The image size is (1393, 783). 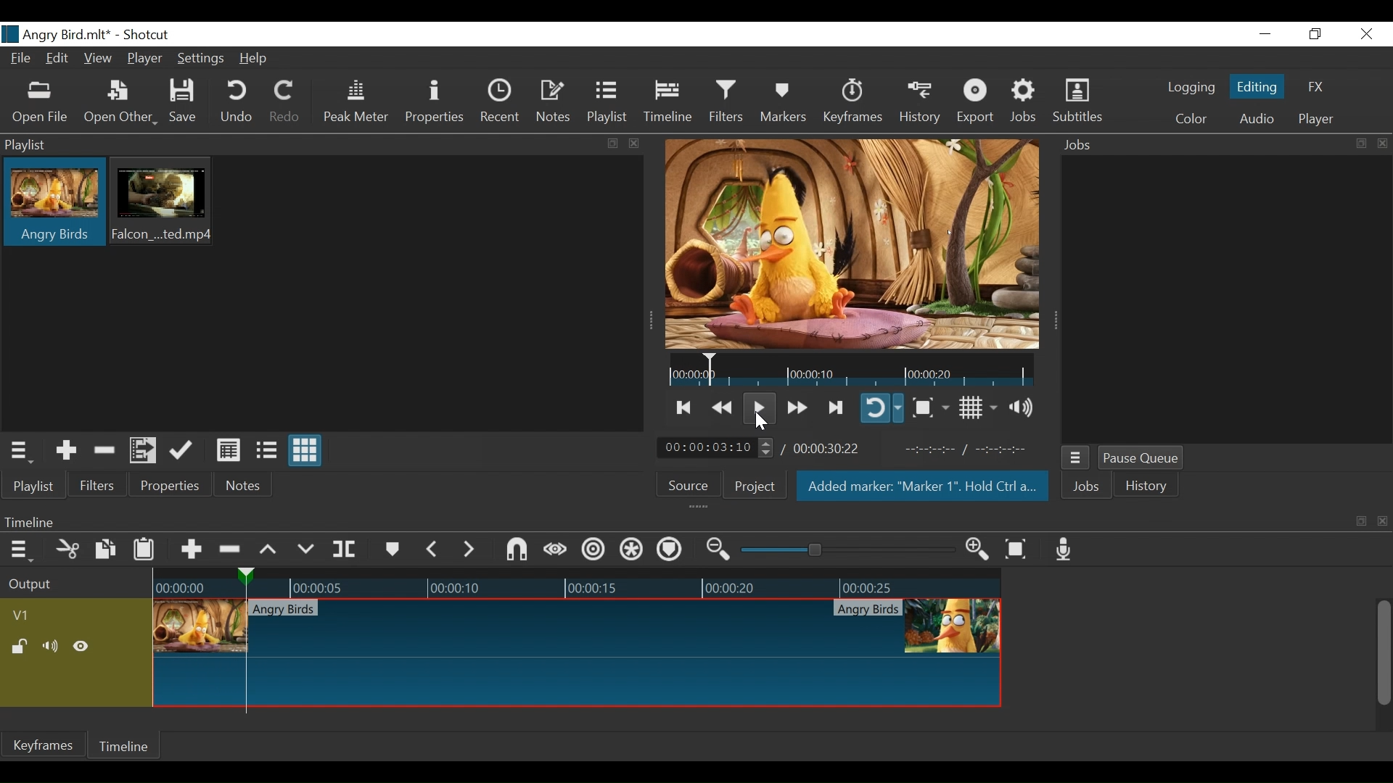 I want to click on Notes, so click(x=556, y=104).